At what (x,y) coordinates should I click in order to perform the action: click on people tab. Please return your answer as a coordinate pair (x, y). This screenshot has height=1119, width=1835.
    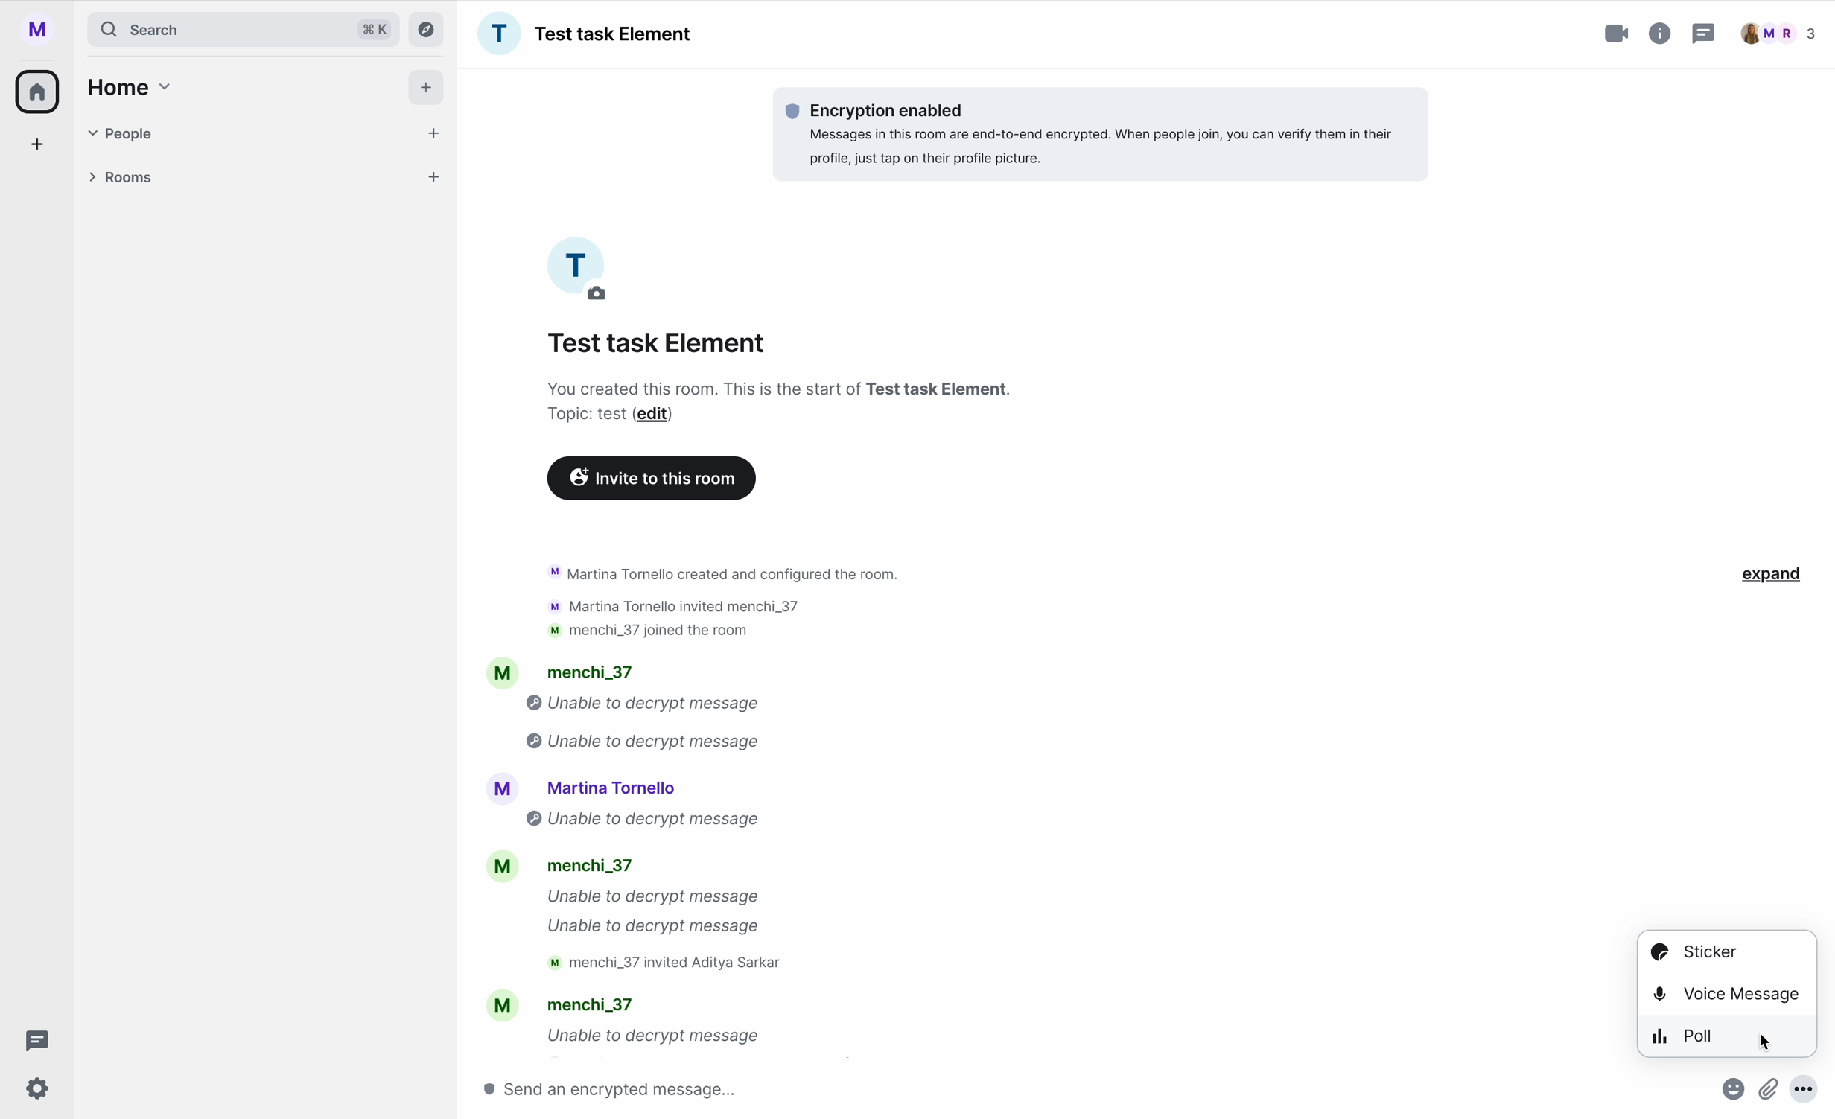
    Looking at the image, I should click on (266, 133).